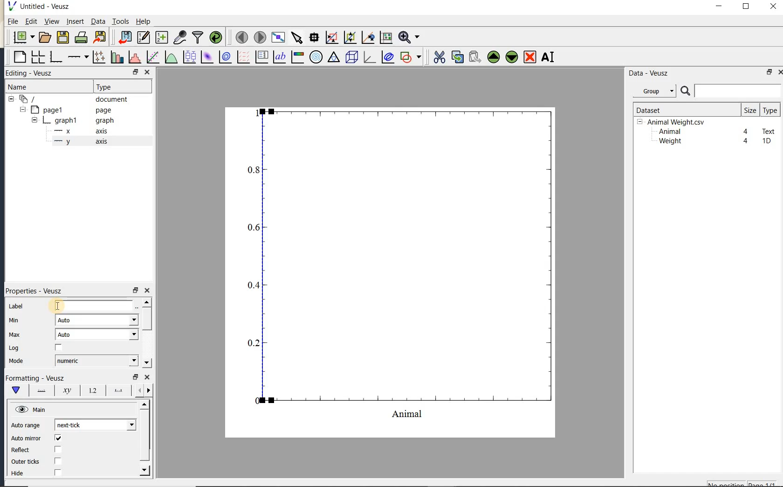 This screenshot has height=487, width=783. I want to click on plot a vector field, so click(242, 57).